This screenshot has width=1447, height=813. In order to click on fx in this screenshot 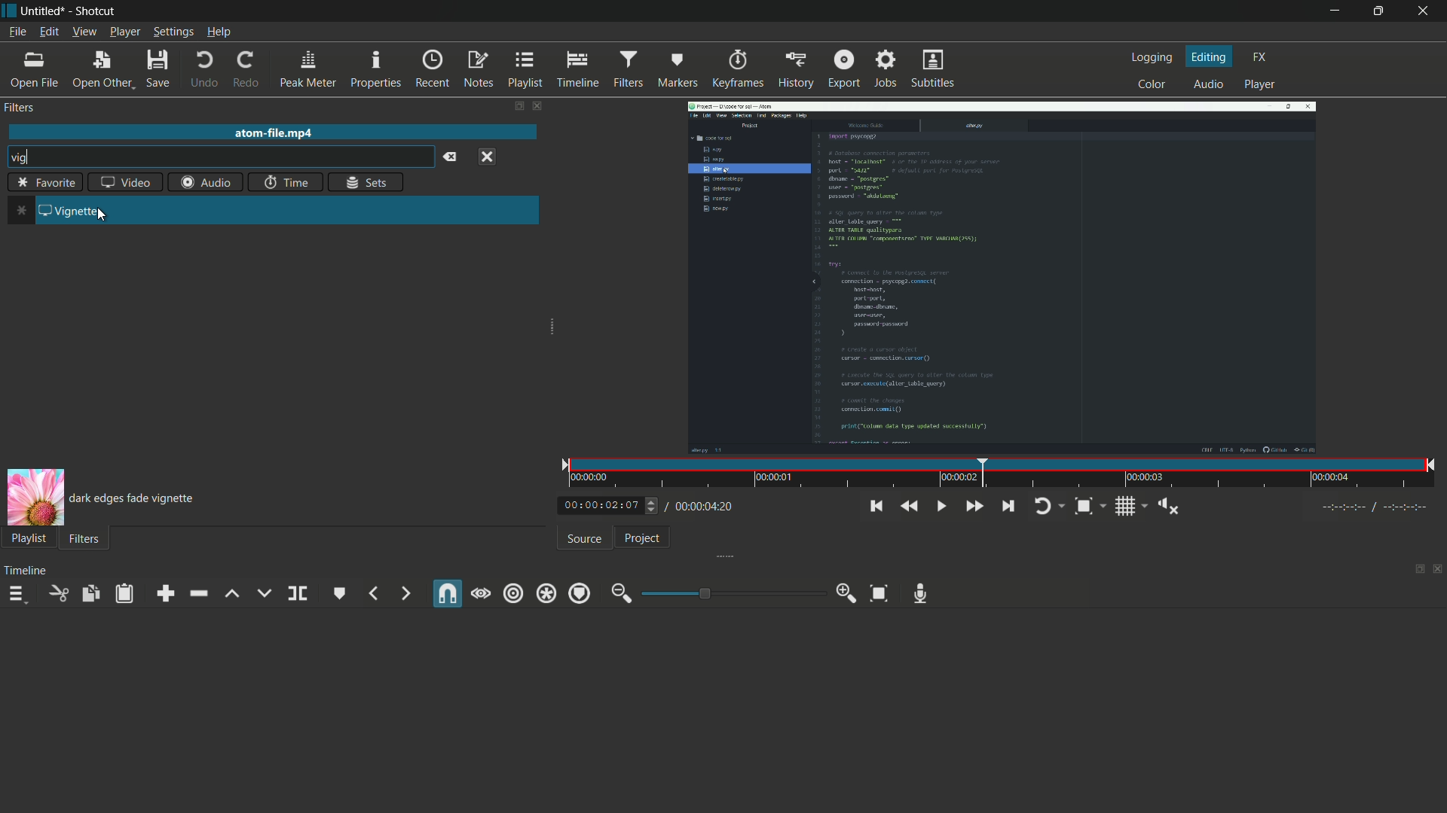, I will do `click(1263, 57)`.